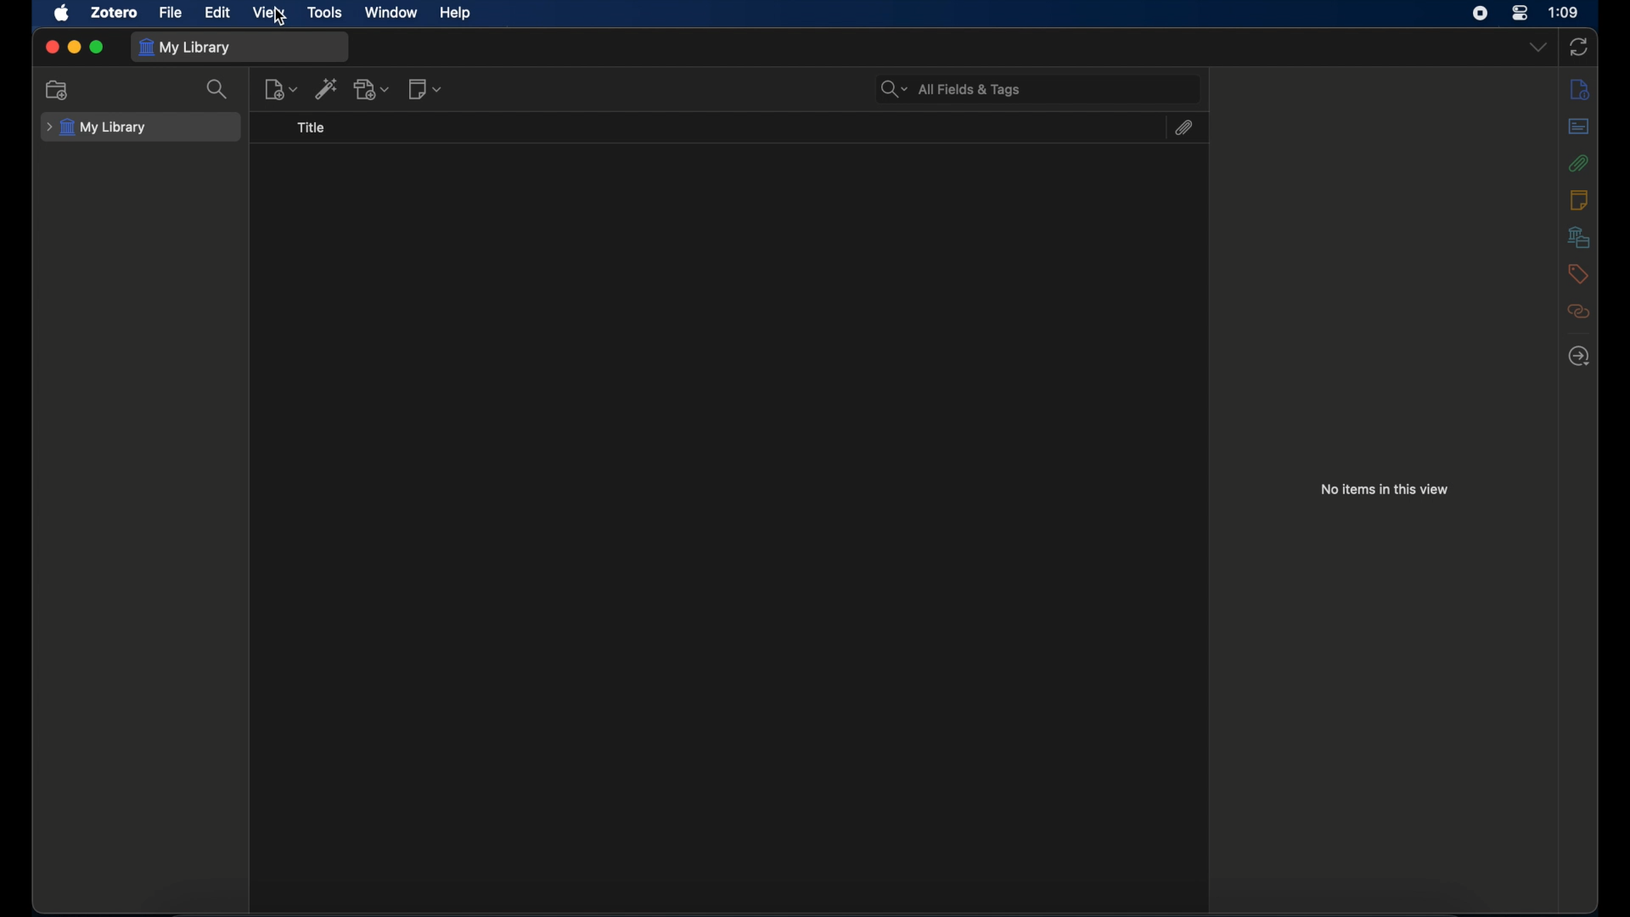  I want to click on , so click(1580, 356).